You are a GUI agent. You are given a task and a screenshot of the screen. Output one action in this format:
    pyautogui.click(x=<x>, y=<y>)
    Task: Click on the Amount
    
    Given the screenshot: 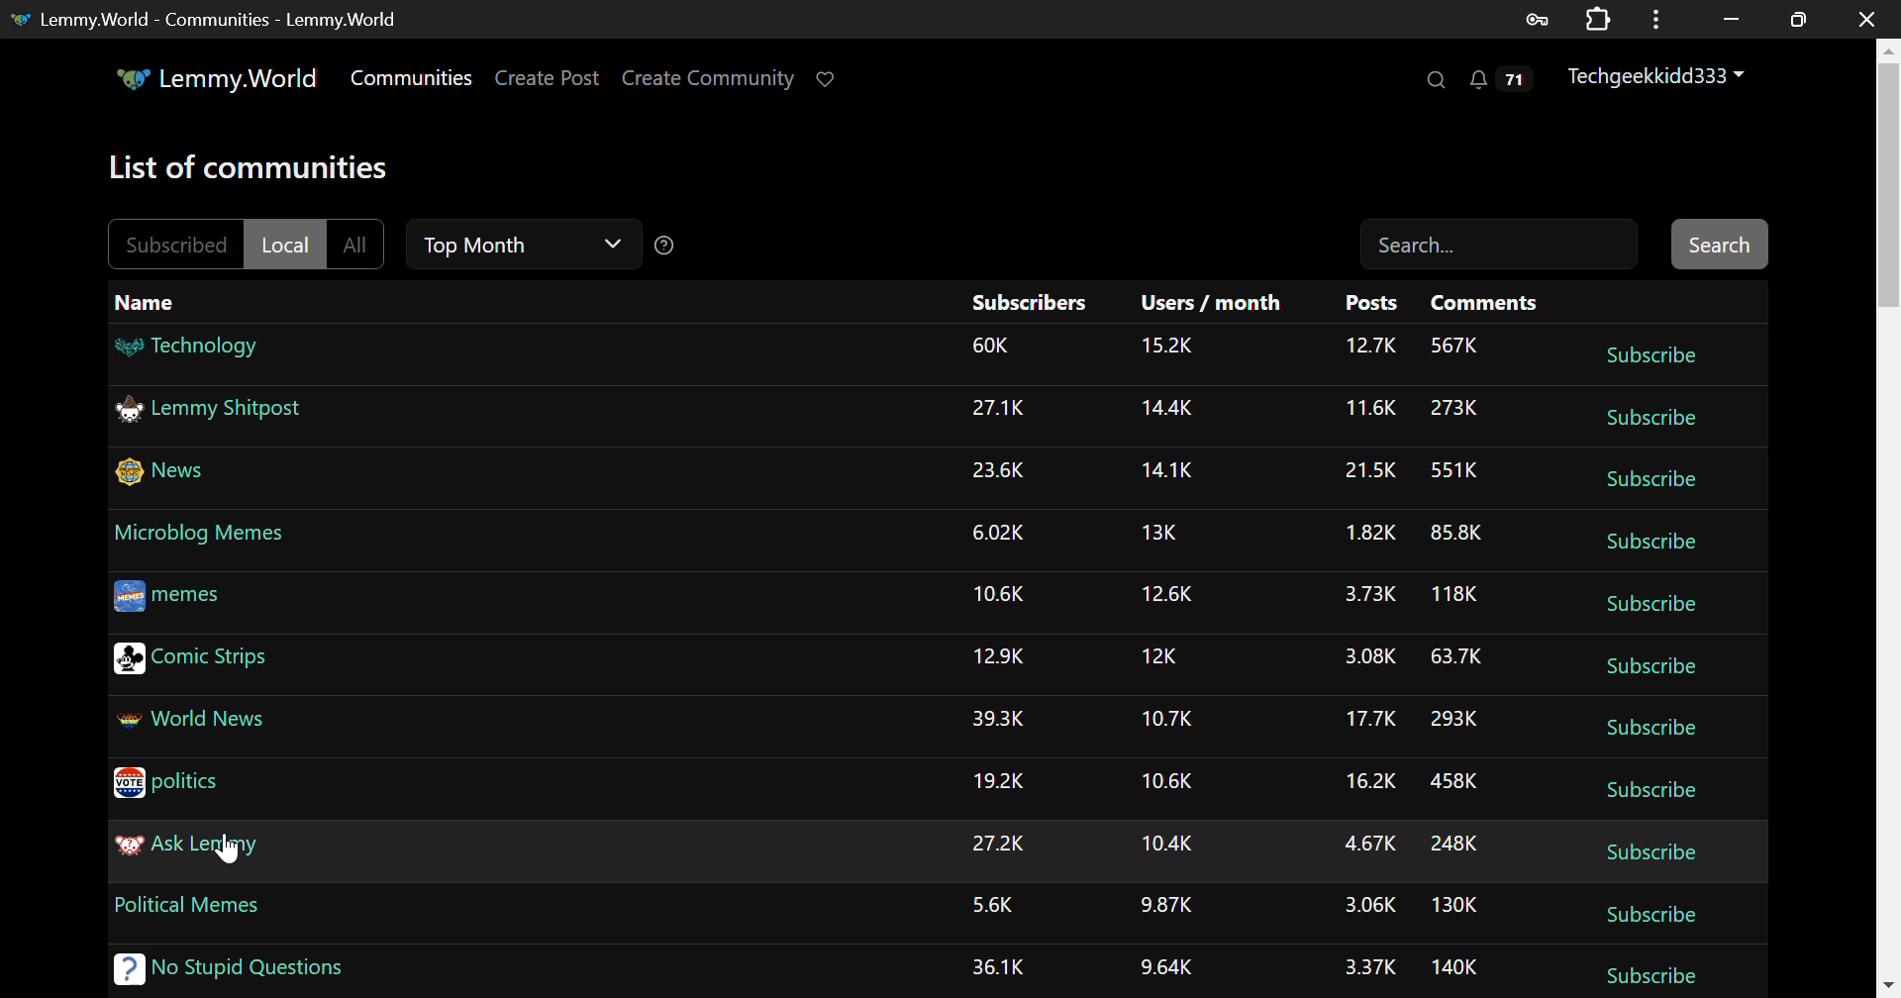 What is the action you would take?
    pyautogui.click(x=998, y=717)
    